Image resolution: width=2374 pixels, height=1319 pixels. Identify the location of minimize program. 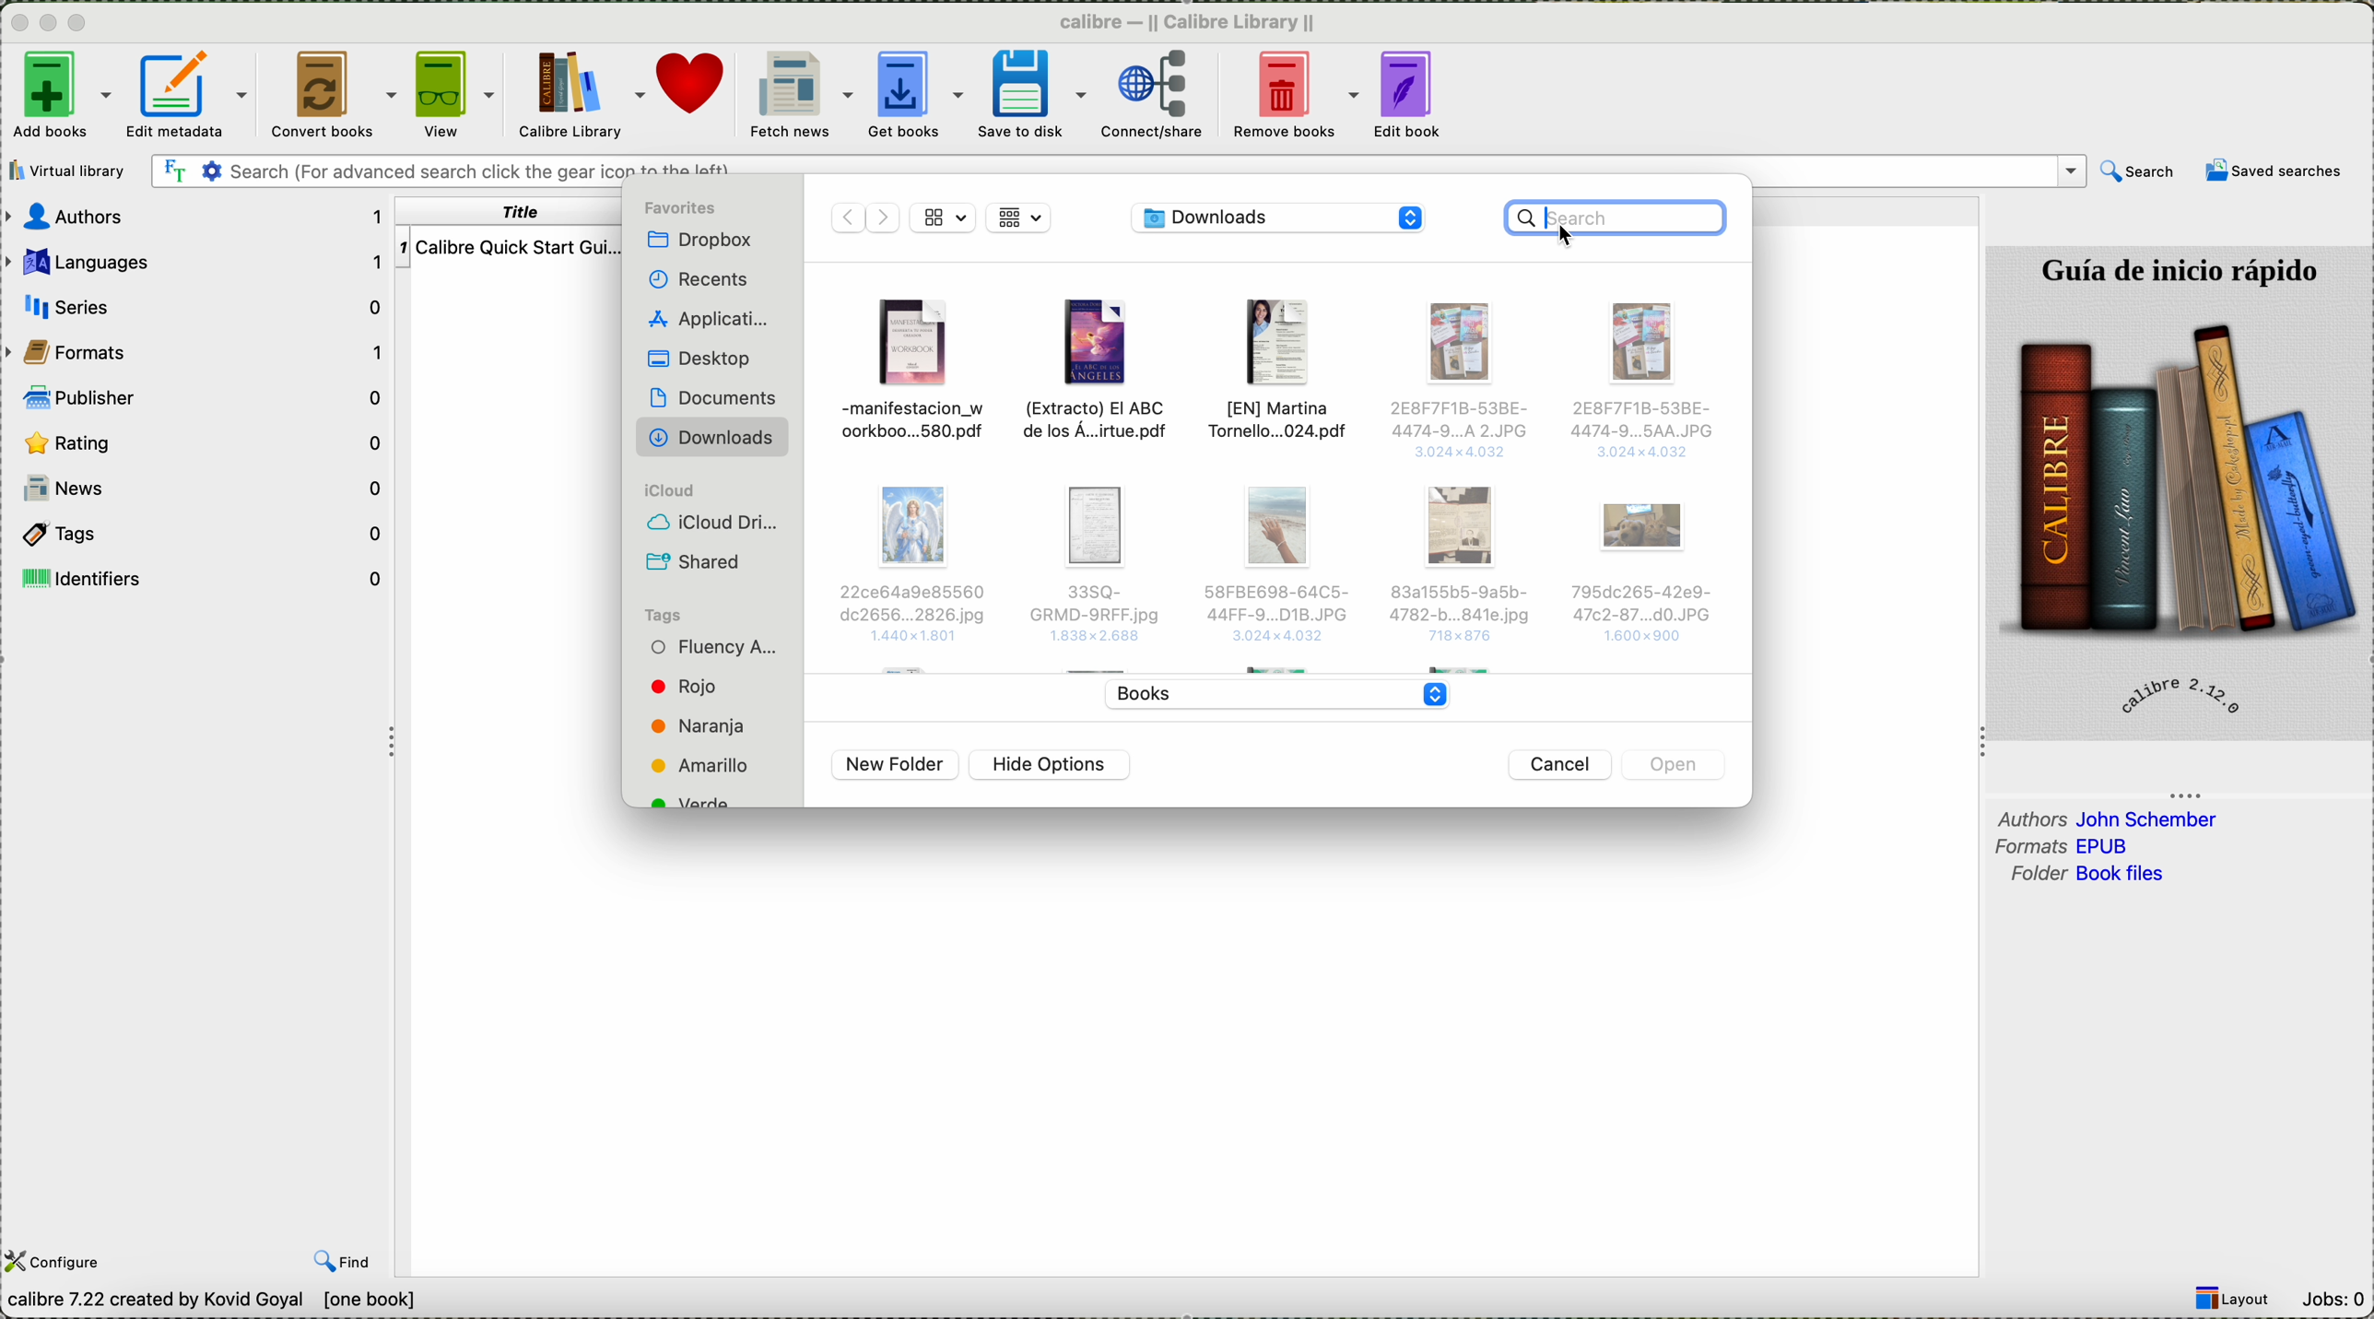
(52, 25).